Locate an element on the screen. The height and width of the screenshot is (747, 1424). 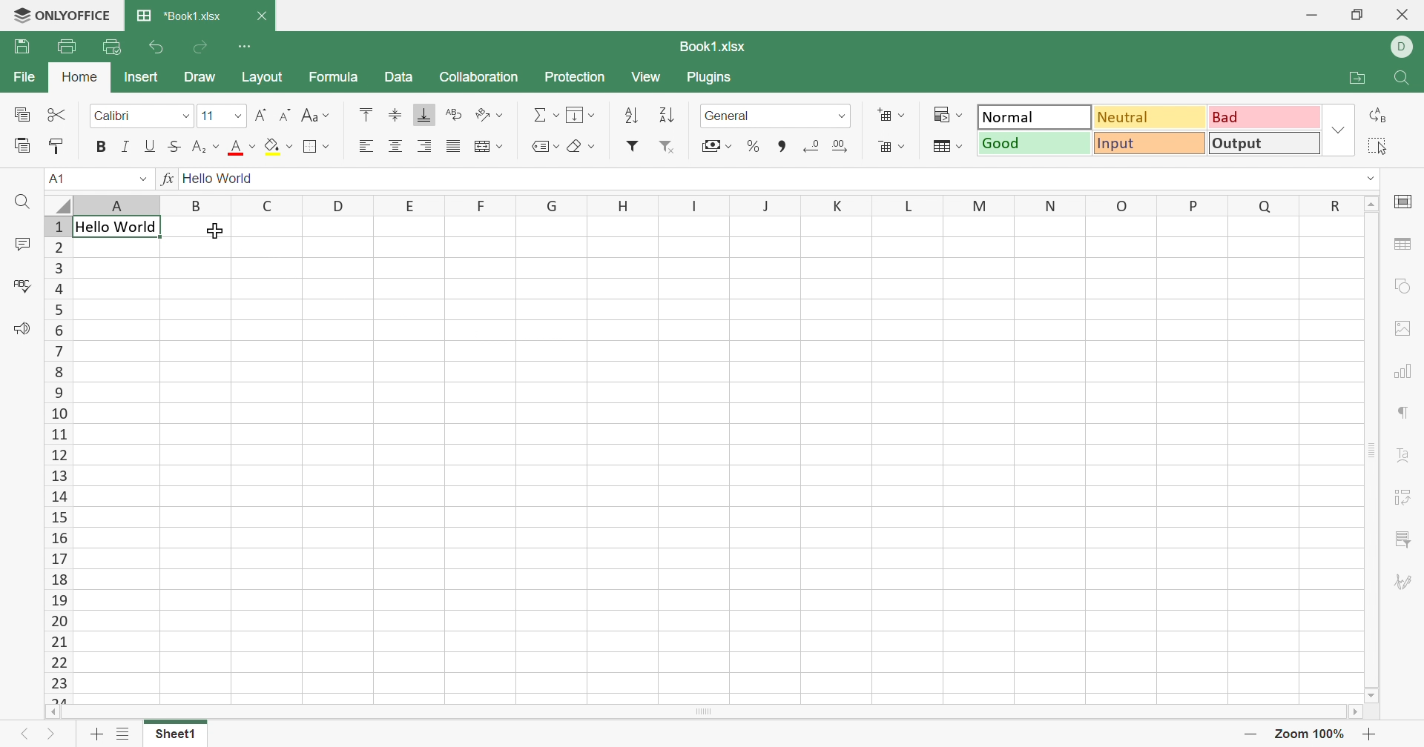
List of sheets is located at coordinates (124, 734).